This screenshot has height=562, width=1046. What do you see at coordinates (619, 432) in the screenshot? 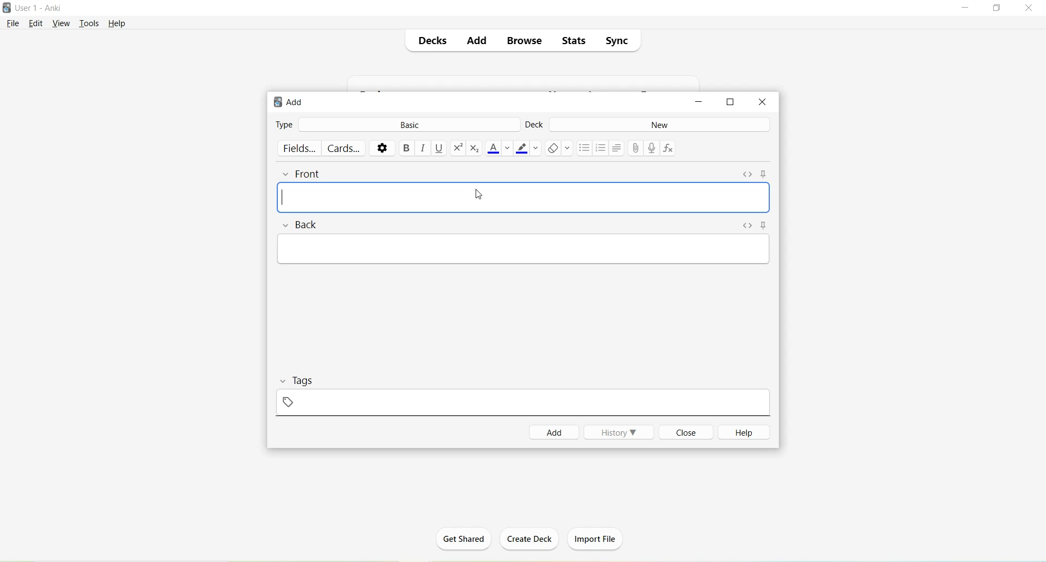
I see `History` at bounding box center [619, 432].